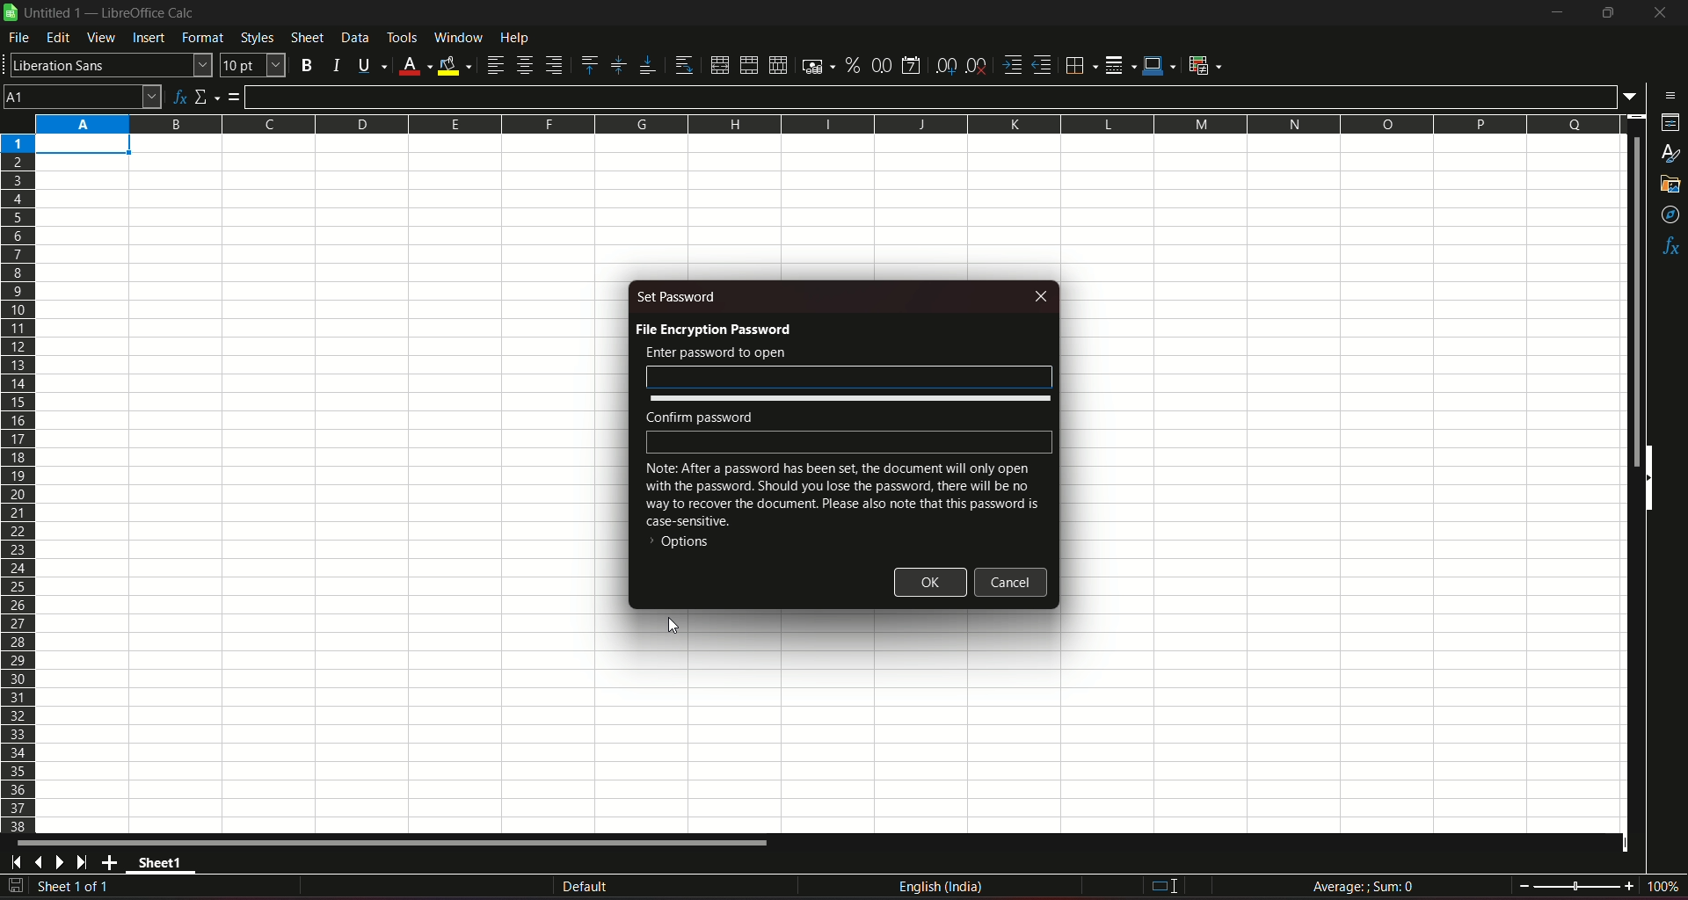  Describe the element at coordinates (306, 38) in the screenshot. I see `Sheet` at that location.